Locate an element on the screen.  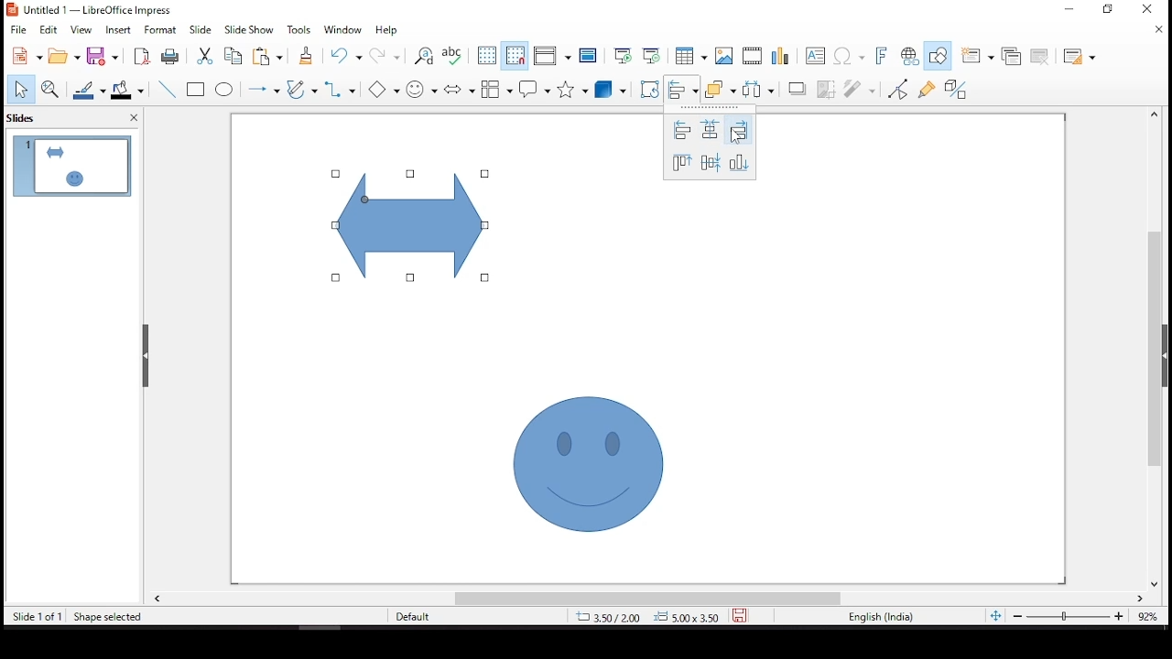
start from current slide is located at coordinates (648, 57).